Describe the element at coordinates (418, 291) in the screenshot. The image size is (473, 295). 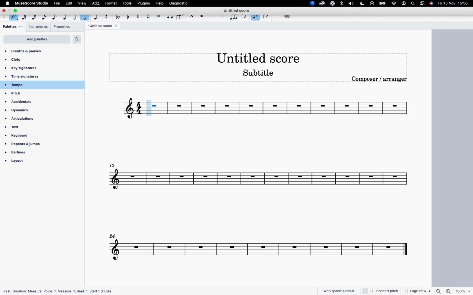
I see `page view` at that location.